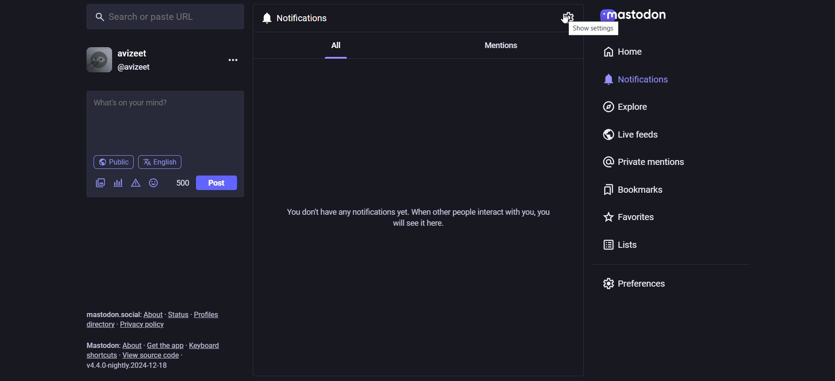  I want to click on text, so click(102, 346).